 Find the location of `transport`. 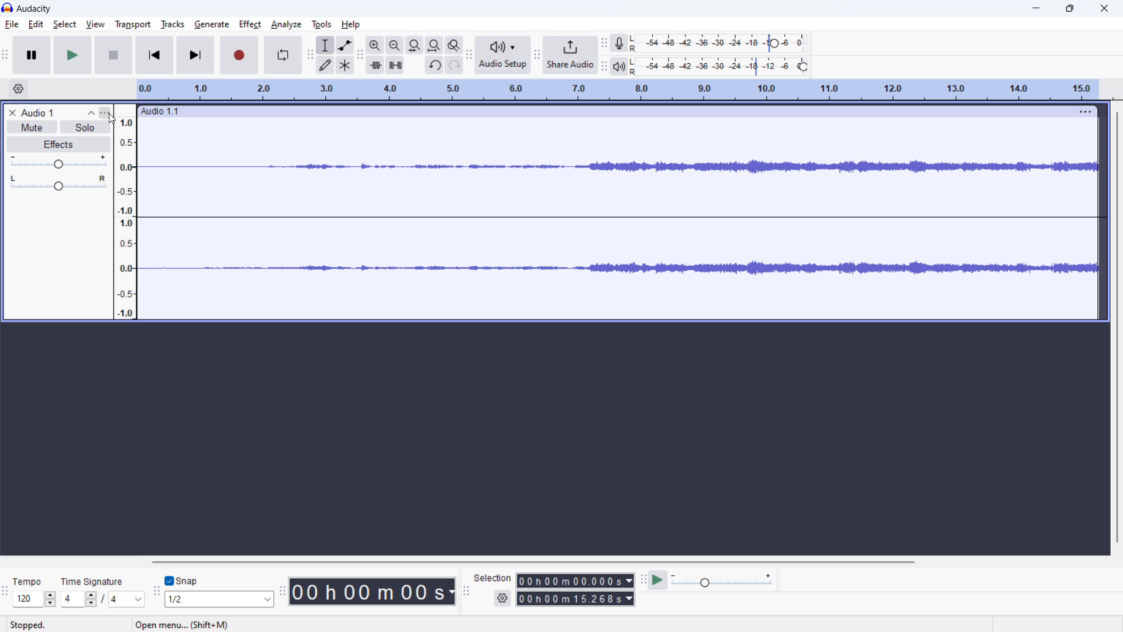

transport is located at coordinates (133, 24).